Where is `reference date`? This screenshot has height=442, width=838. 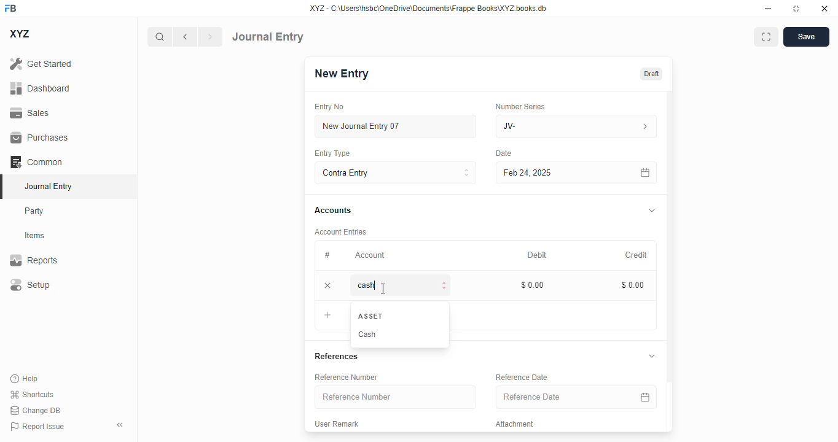
reference date is located at coordinates (552, 397).